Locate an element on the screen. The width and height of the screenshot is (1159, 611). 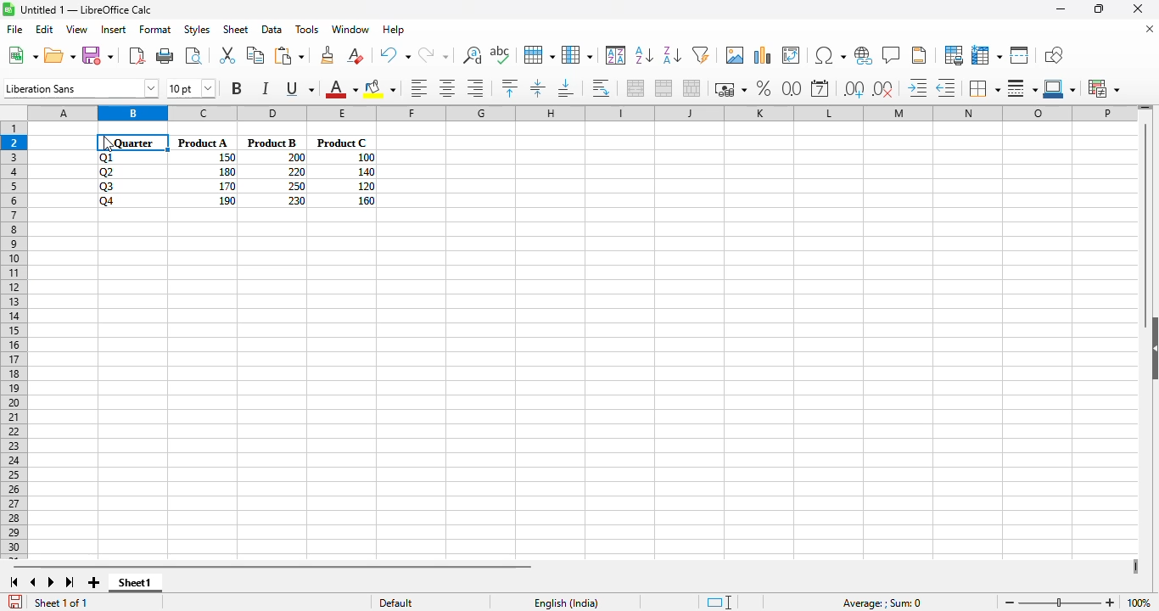
close is located at coordinates (1137, 8).